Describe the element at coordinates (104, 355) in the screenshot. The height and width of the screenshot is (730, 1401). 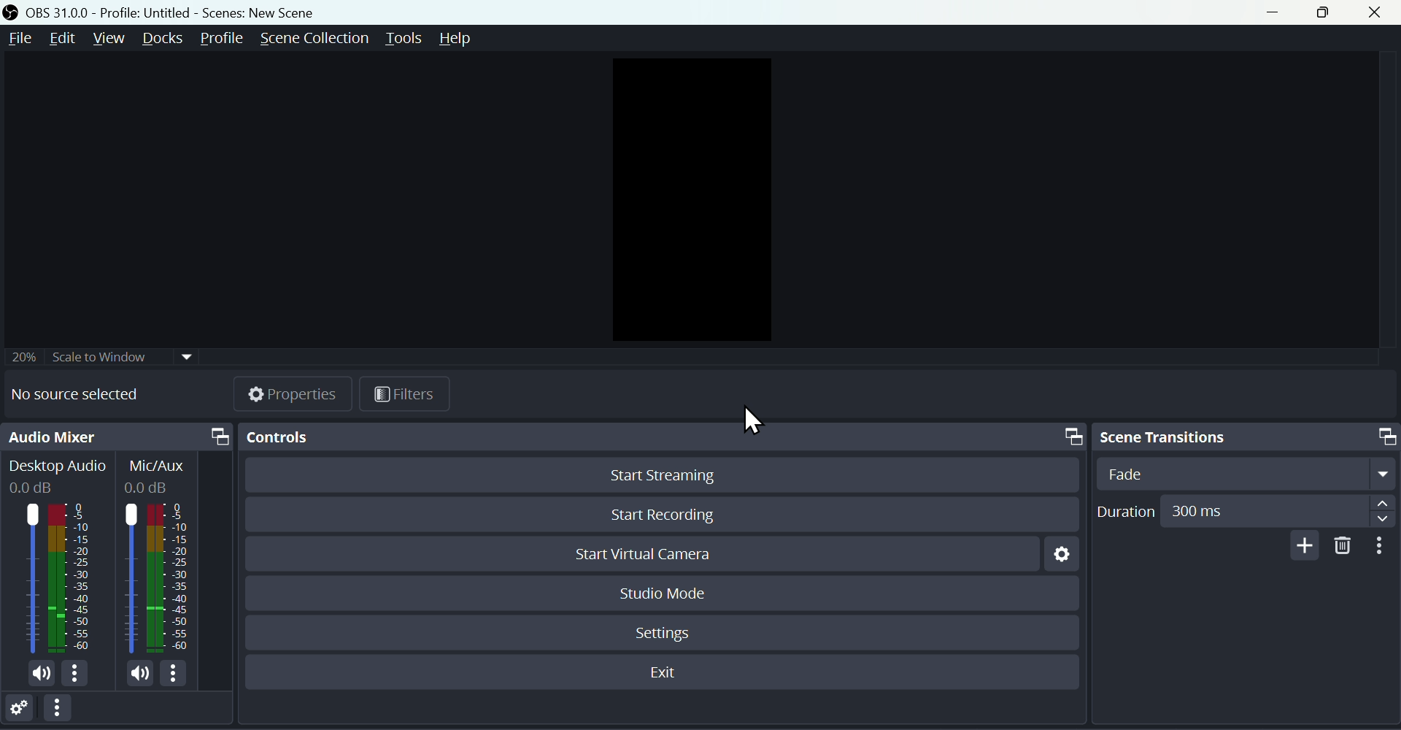
I see `Scale to window` at that location.